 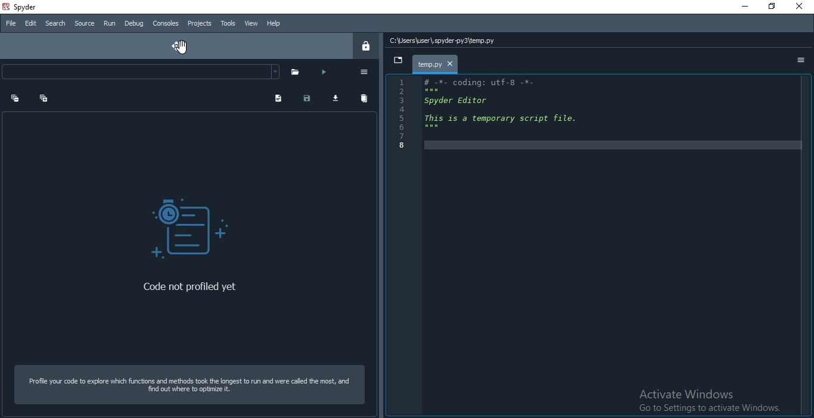 What do you see at coordinates (26, 7) in the screenshot?
I see `spyder` at bounding box center [26, 7].